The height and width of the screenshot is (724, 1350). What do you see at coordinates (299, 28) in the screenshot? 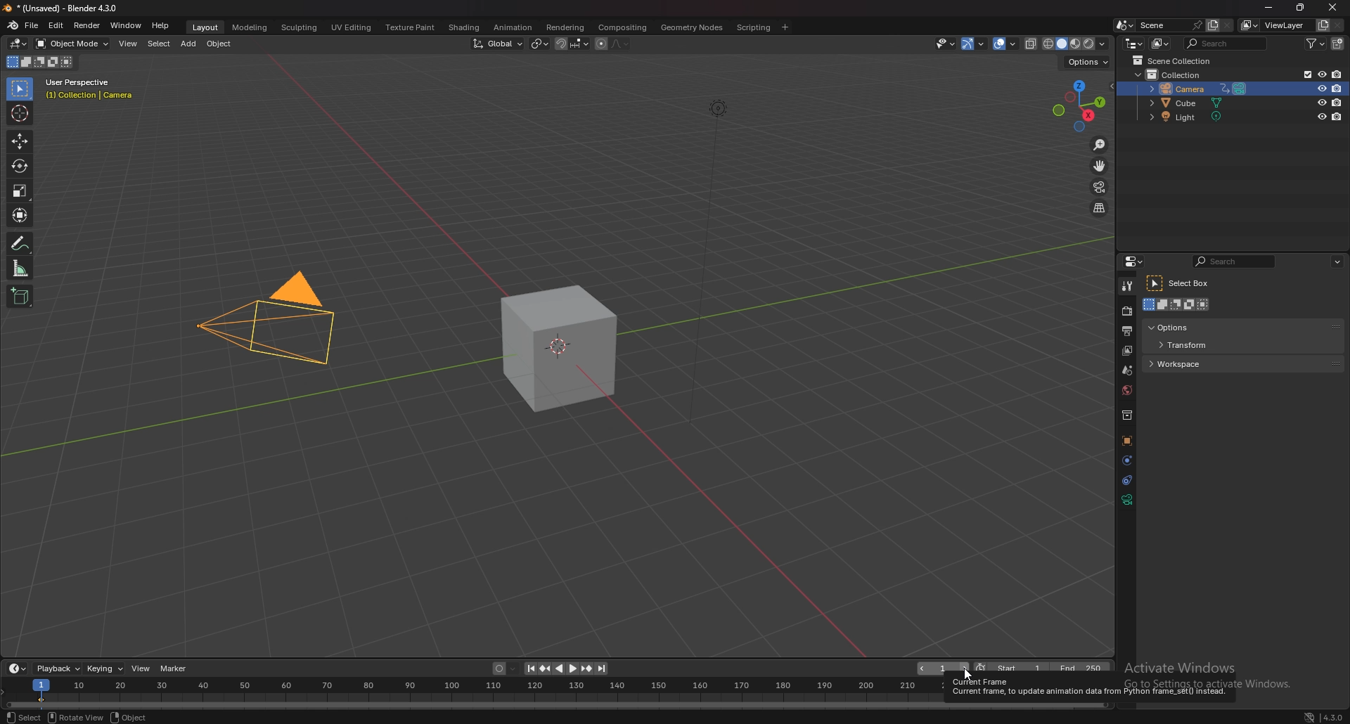
I see `sculpting` at bounding box center [299, 28].